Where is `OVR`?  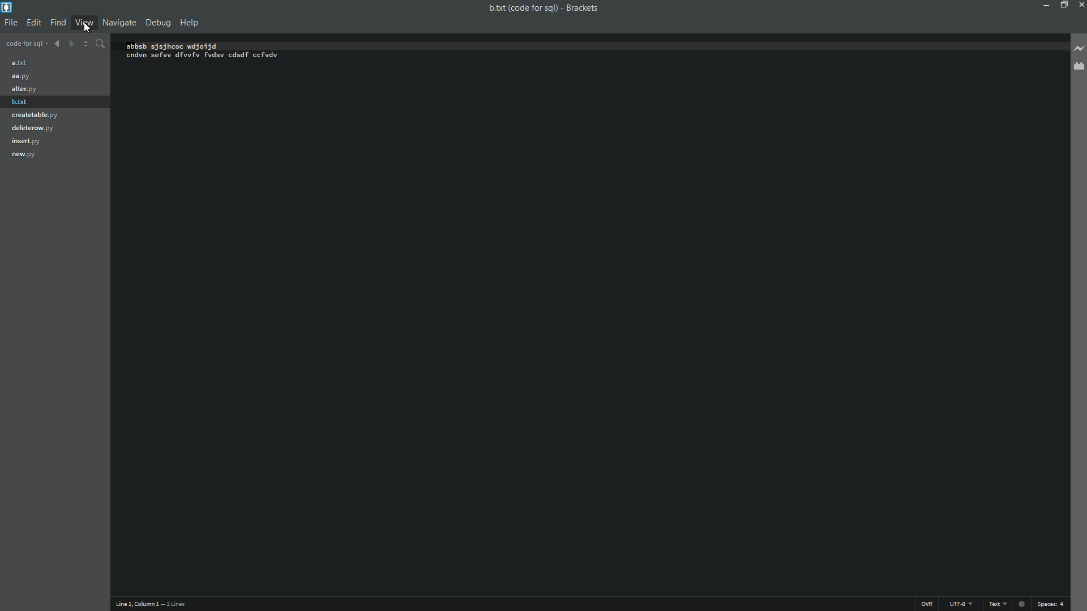
OVR is located at coordinates (927, 603).